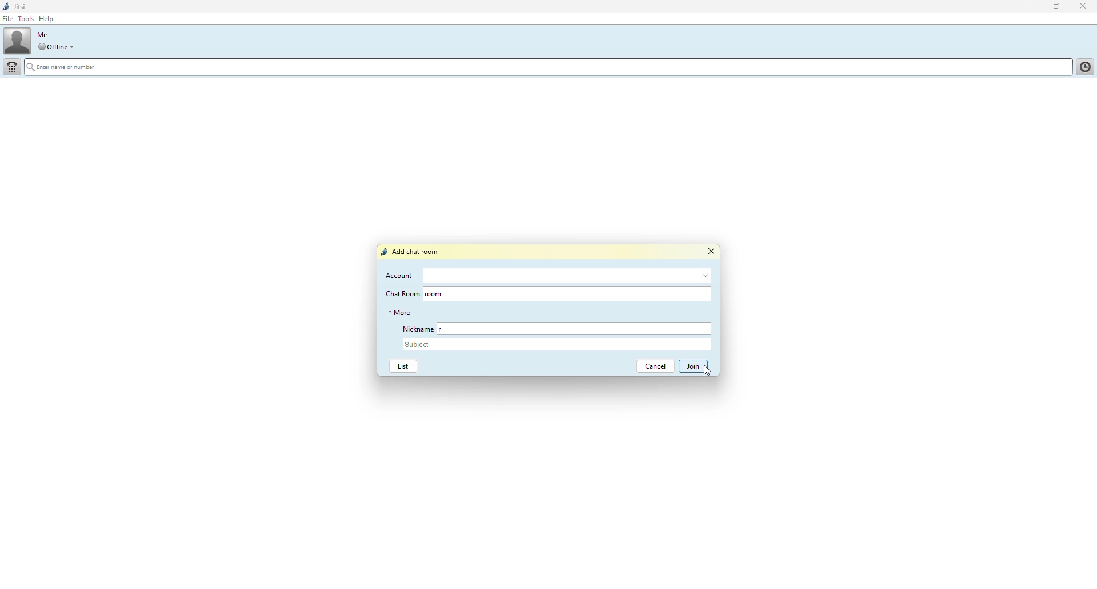 This screenshot has width=1097, height=589. Describe the element at coordinates (17, 42) in the screenshot. I see `profile` at that location.